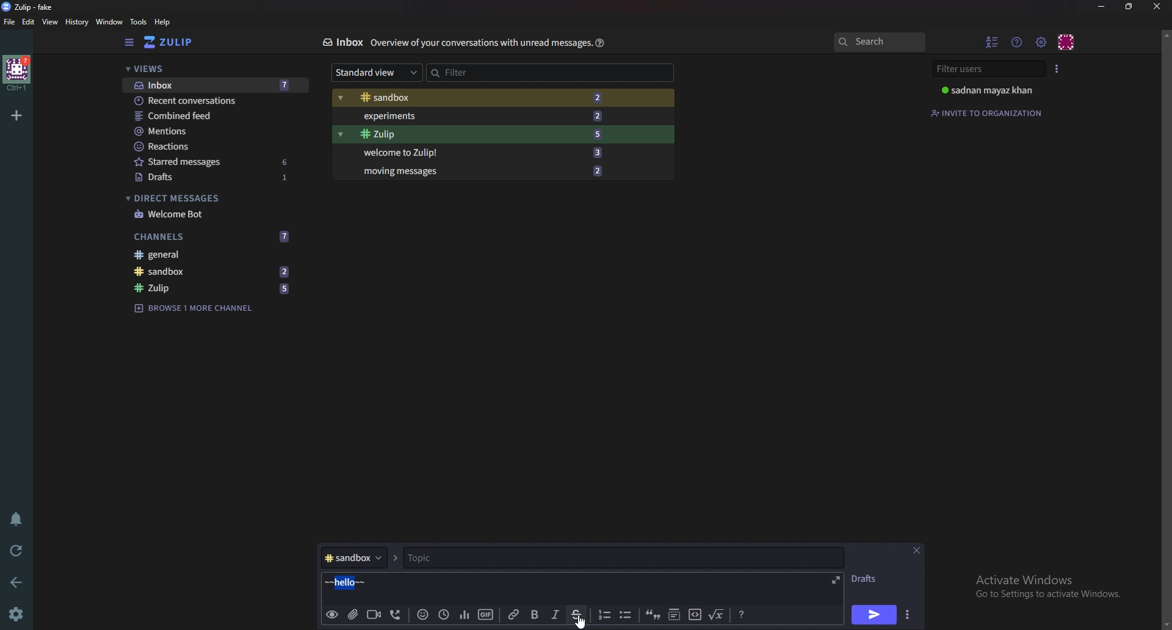 The height and width of the screenshot is (630, 1172). Describe the element at coordinates (78, 22) in the screenshot. I see `history` at that location.